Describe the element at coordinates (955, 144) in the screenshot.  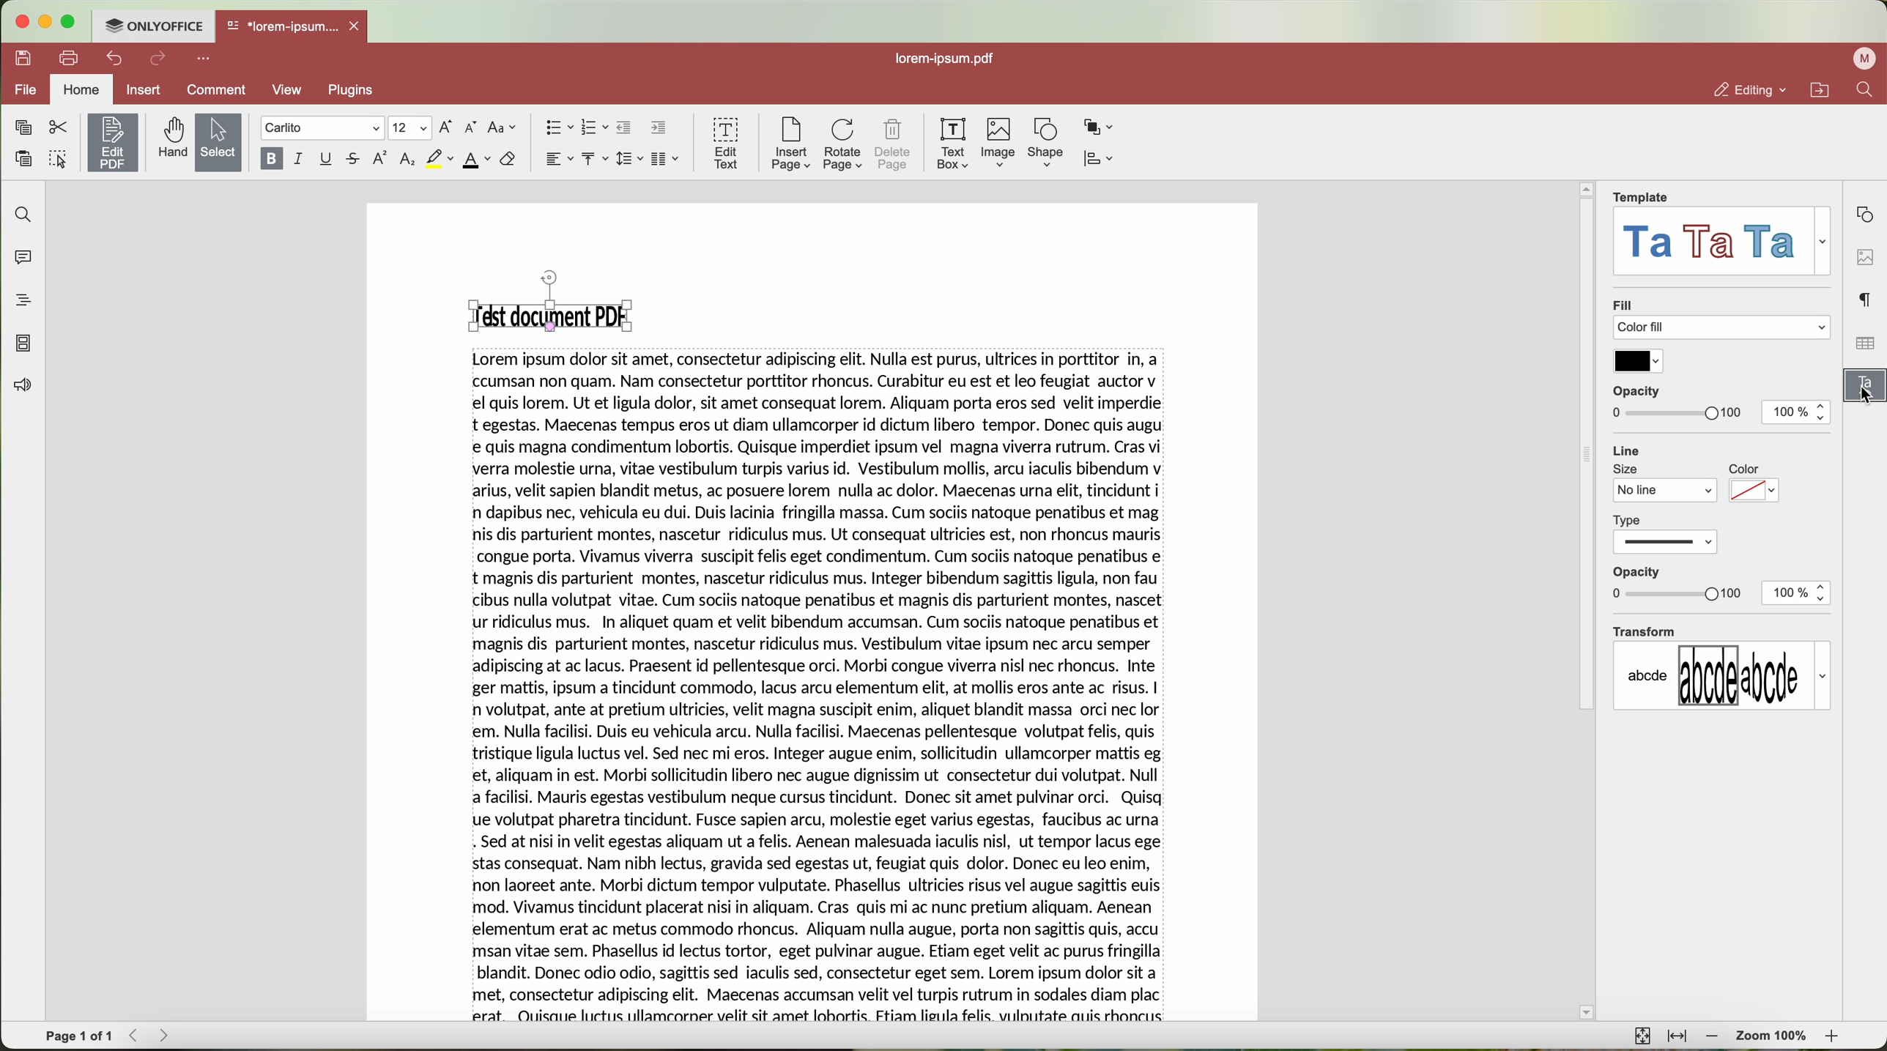
I see `text box` at that location.